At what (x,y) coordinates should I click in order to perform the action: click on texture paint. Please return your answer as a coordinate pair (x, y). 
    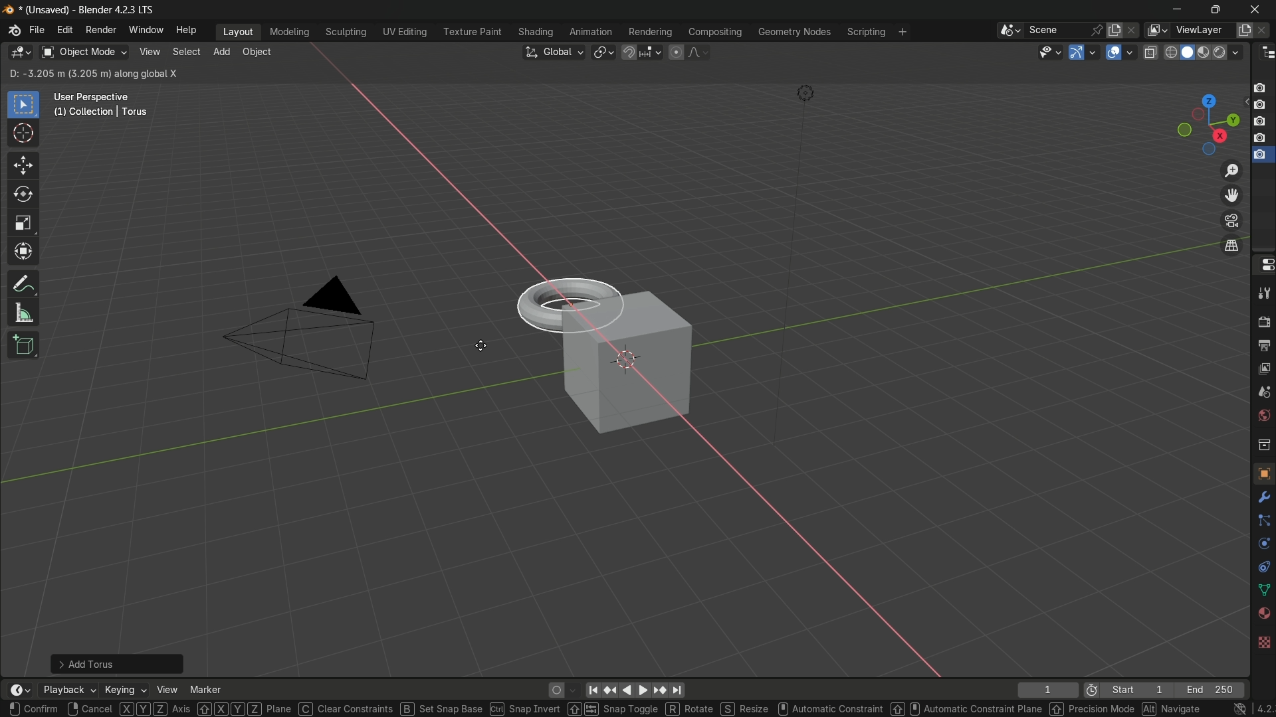
    Looking at the image, I should click on (472, 32).